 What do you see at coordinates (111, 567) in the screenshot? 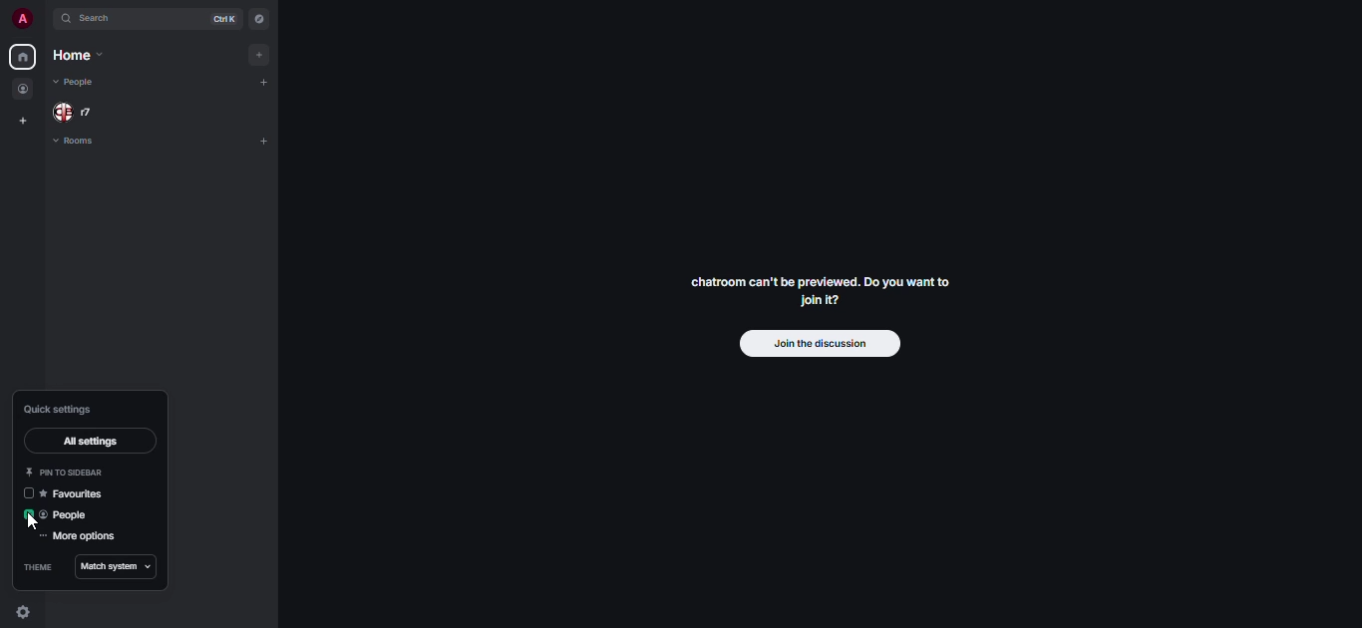
I see `match system` at bounding box center [111, 567].